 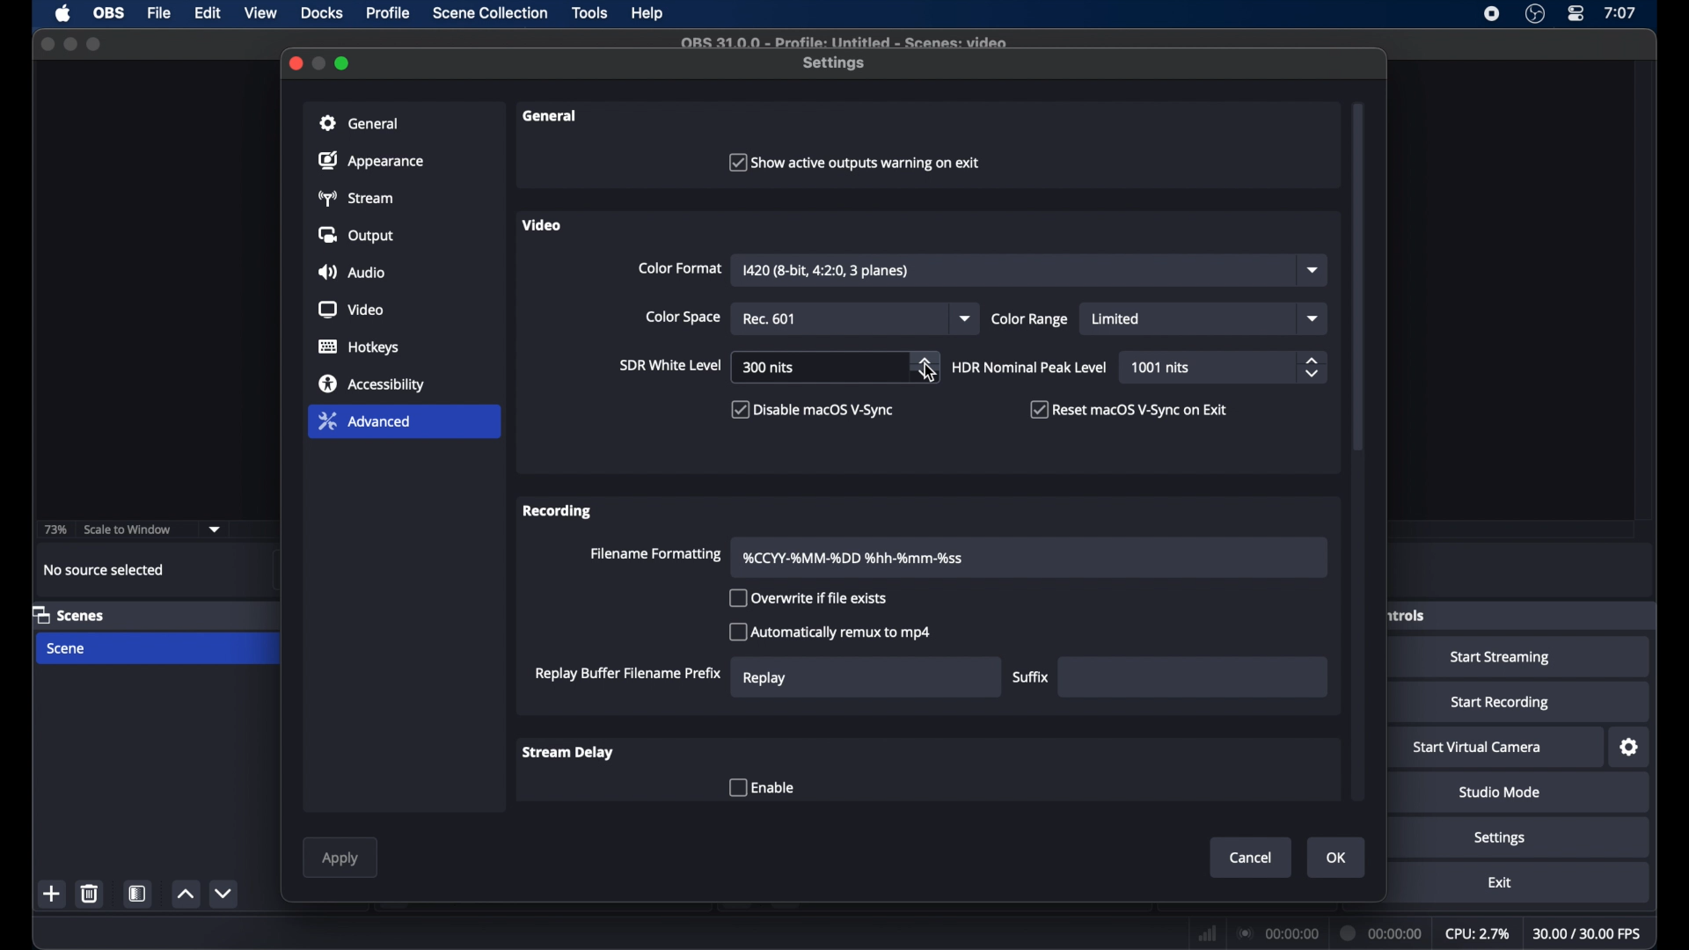 What do you see at coordinates (361, 124) in the screenshot?
I see `general` at bounding box center [361, 124].